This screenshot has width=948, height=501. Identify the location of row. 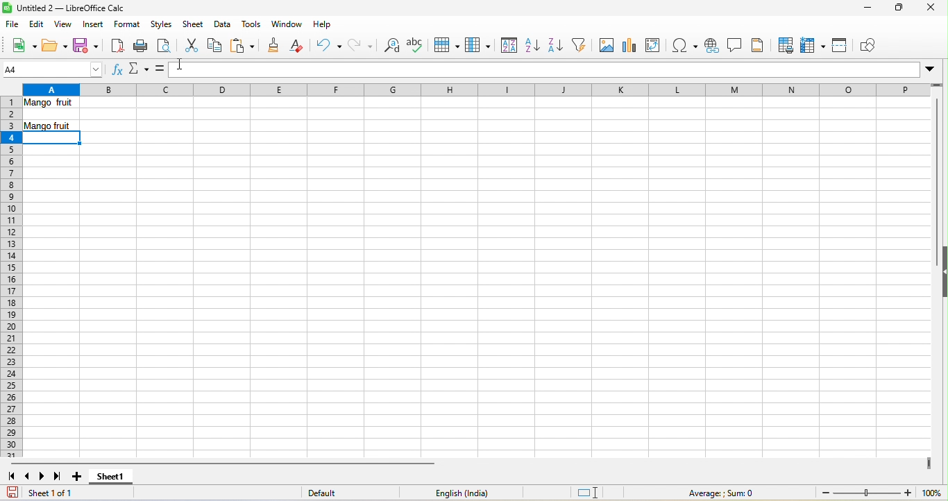
(446, 46).